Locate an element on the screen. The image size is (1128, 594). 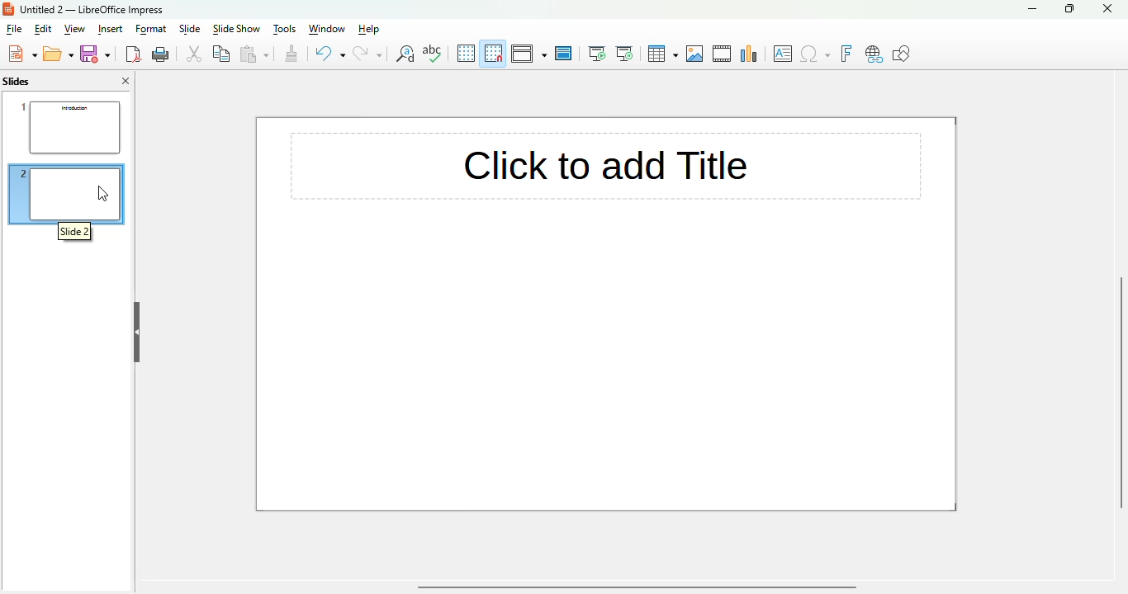
start from current slide is located at coordinates (624, 54).